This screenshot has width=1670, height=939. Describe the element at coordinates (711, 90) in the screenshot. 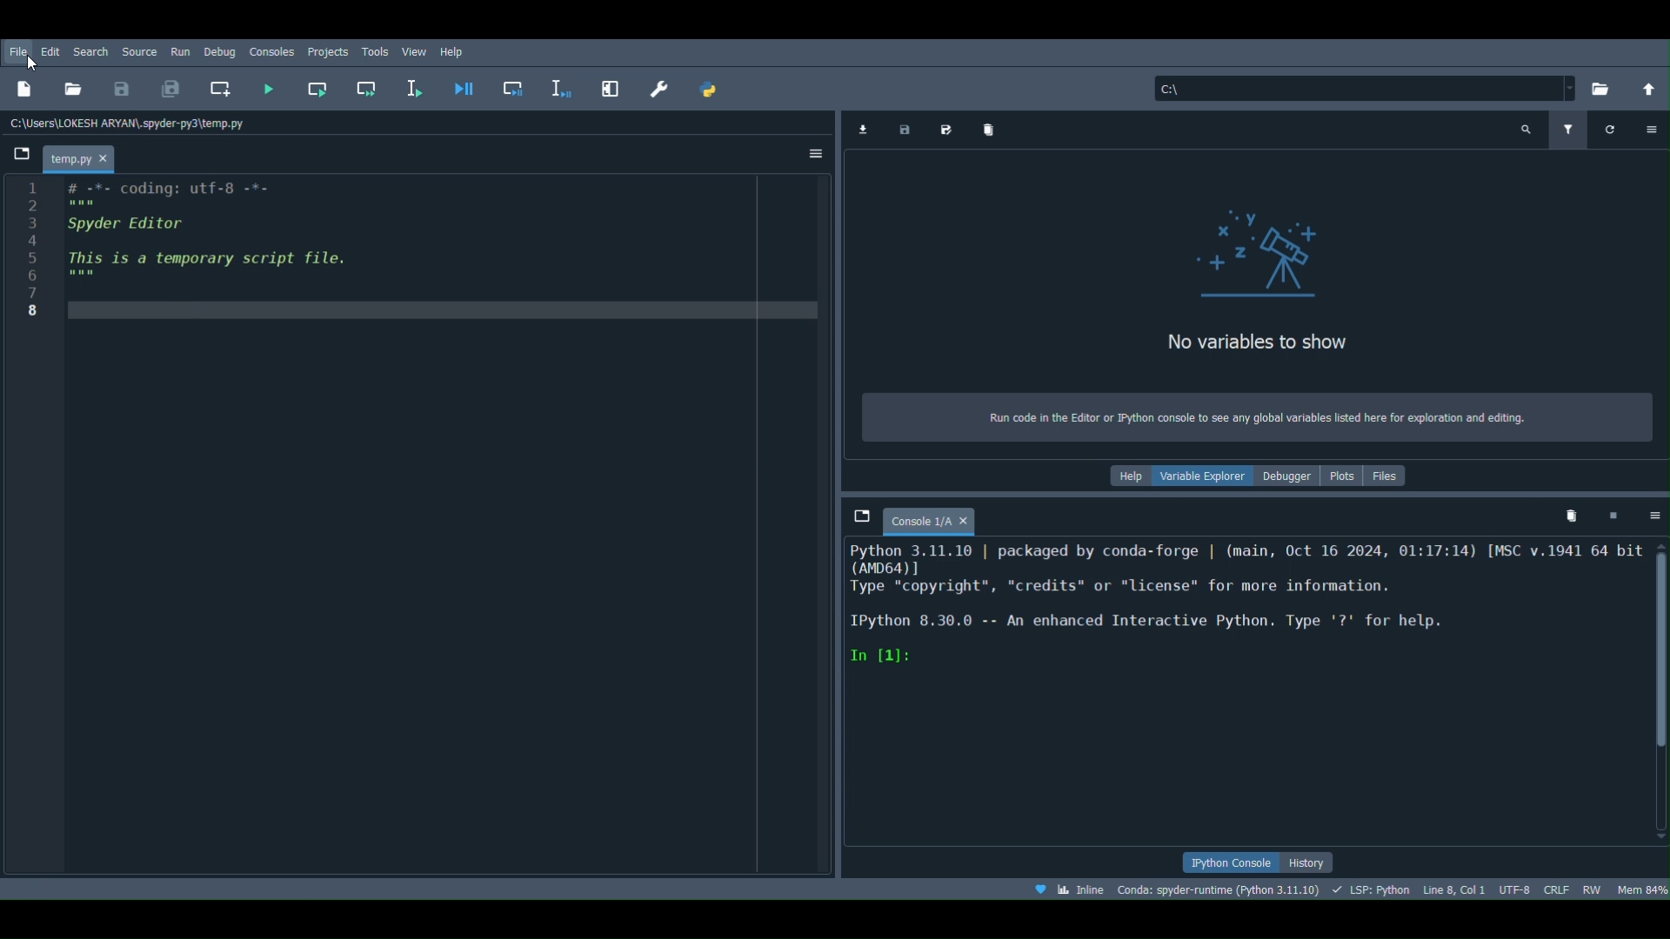

I see `PYTHONPATH manager` at that location.